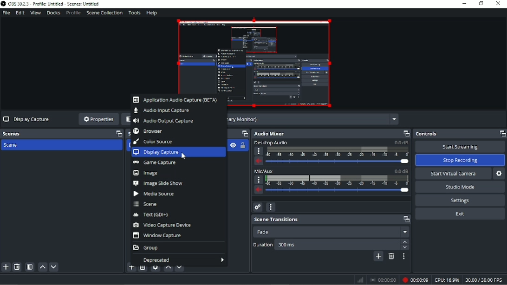 This screenshot has width=507, height=285. Describe the element at coordinates (26, 119) in the screenshot. I see `Display capture` at that location.